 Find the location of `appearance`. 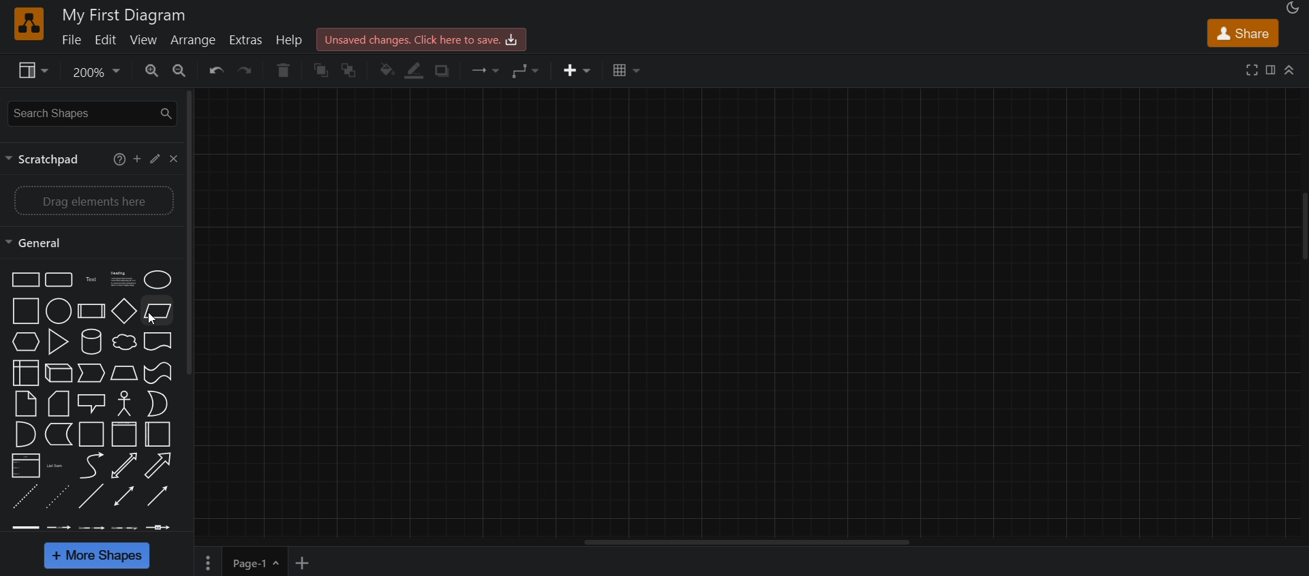

appearance is located at coordinates (1292, 9).